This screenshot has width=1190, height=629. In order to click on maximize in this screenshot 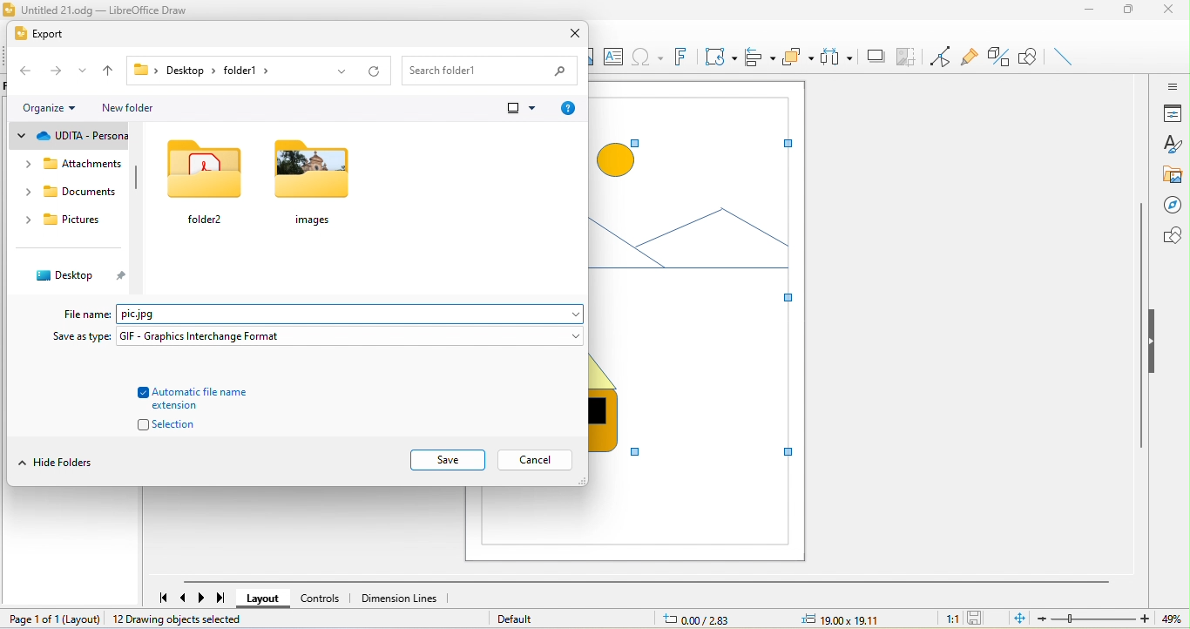, I will do `click(1126, 13)`.